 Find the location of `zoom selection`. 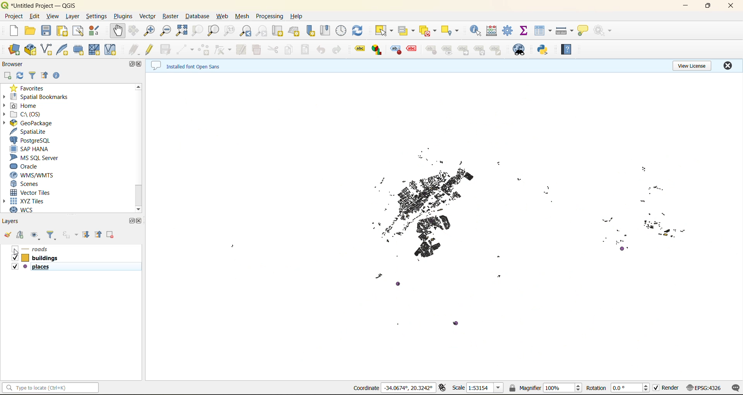

zoom selection is located at coordinates (199, 30).